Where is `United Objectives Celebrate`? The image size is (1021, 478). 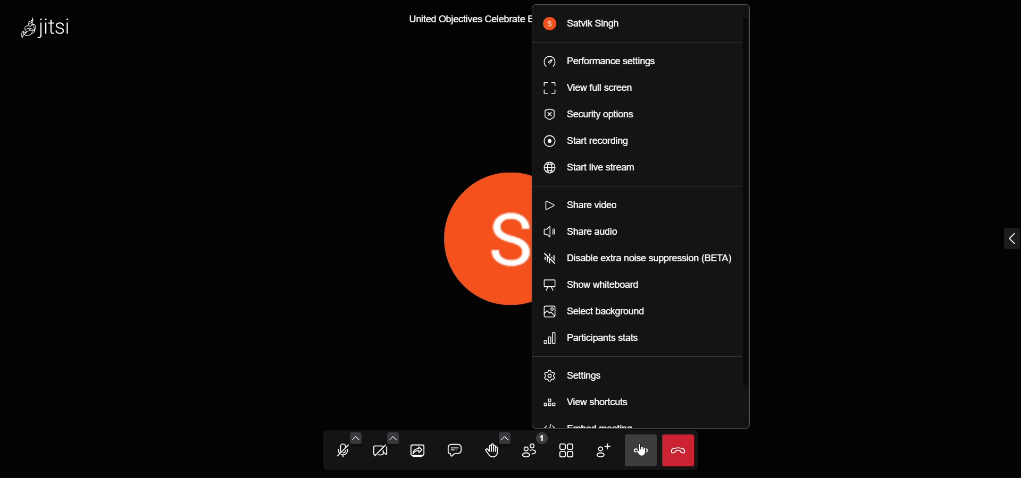
United Objectives Celebrate is located at coordinates (460, 20).